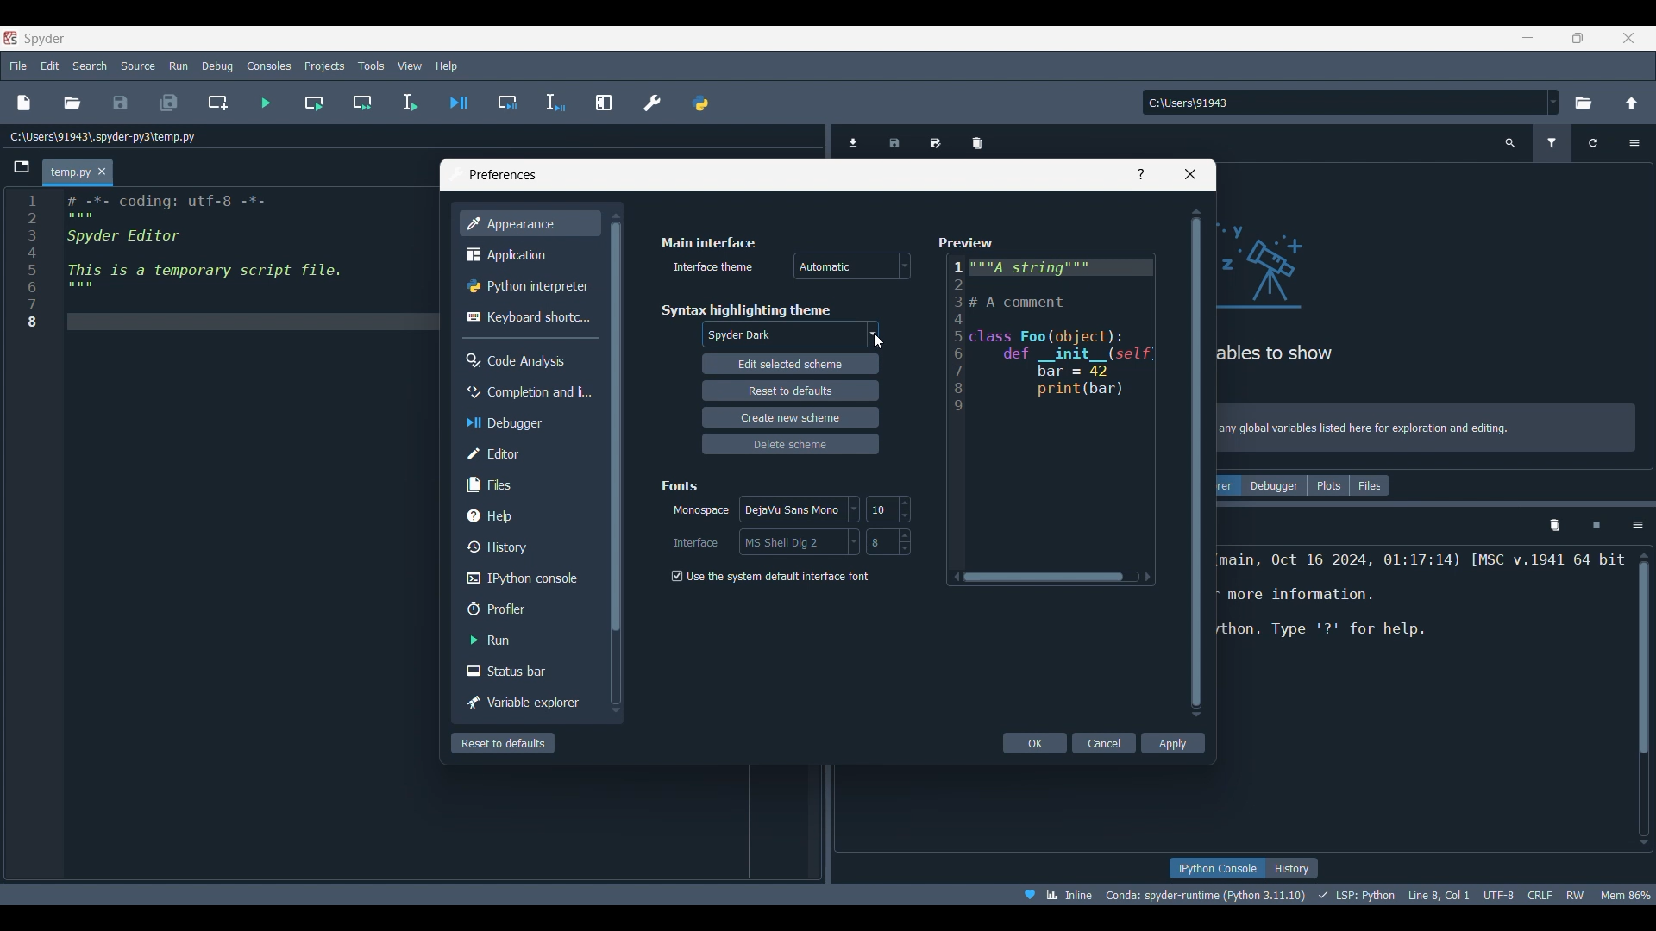 This screenshot has height=931, width=1656. What do you see at coordinates (1500, 892) in the screenshot?
I see `utf-8` at bounding box center [1500, 892].